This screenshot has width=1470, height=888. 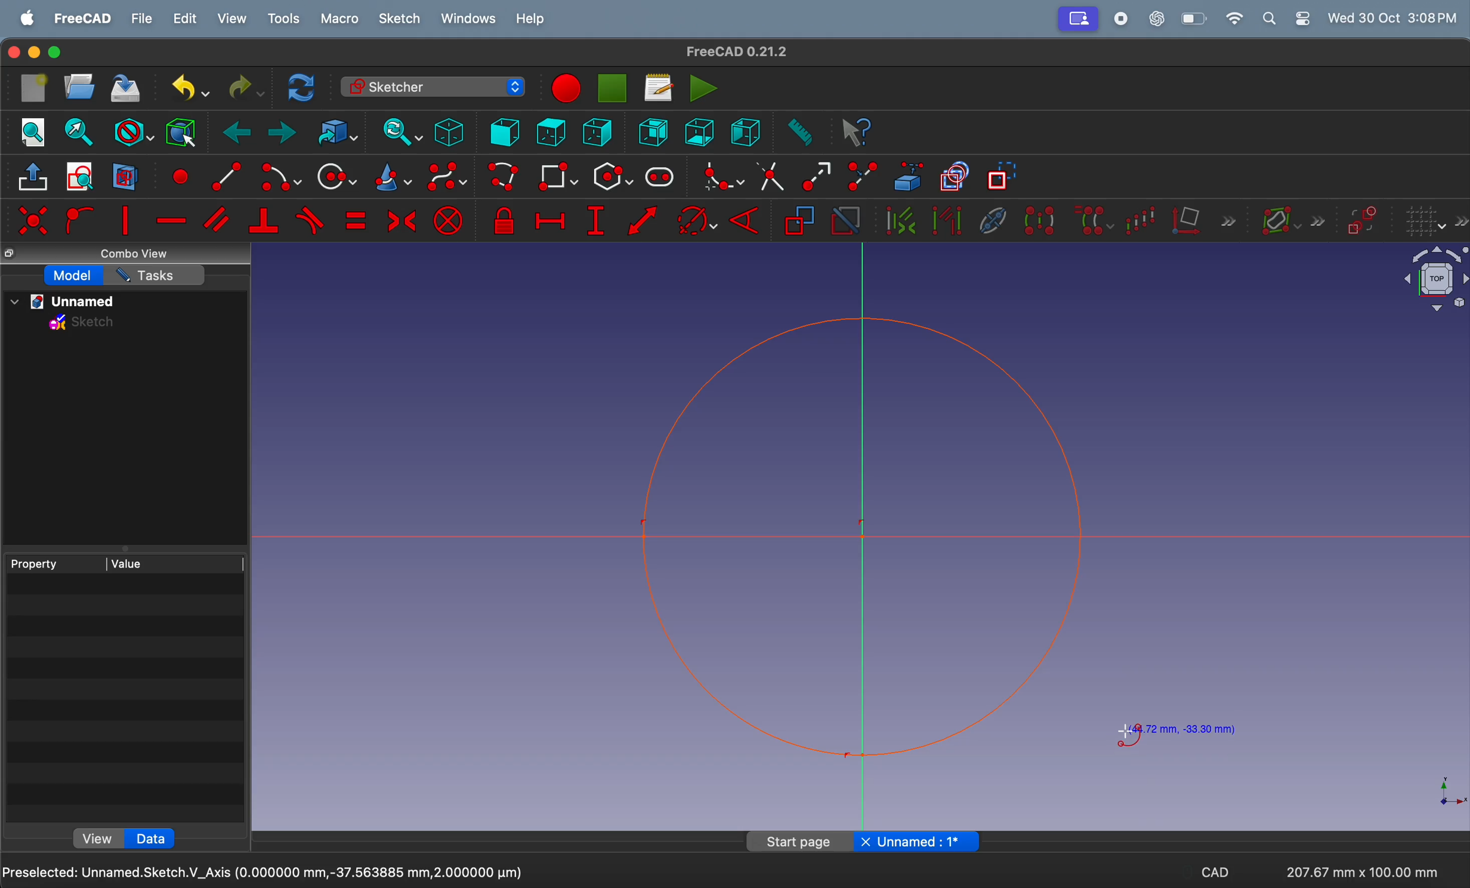 What do you see at coordinates (304, 87) in the screenshot?
I see `refresh` at bounding box center [304, 87].